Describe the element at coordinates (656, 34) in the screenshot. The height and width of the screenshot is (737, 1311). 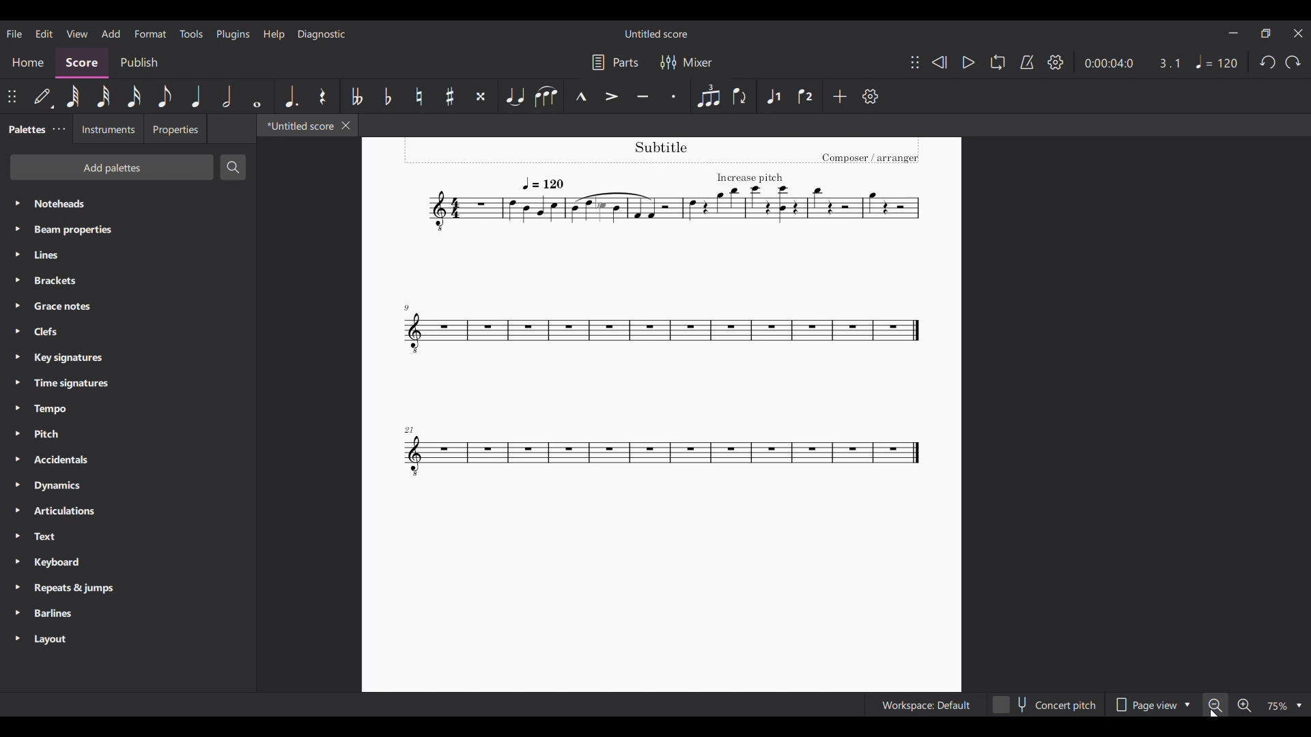
I see `Untitled score` at that location.